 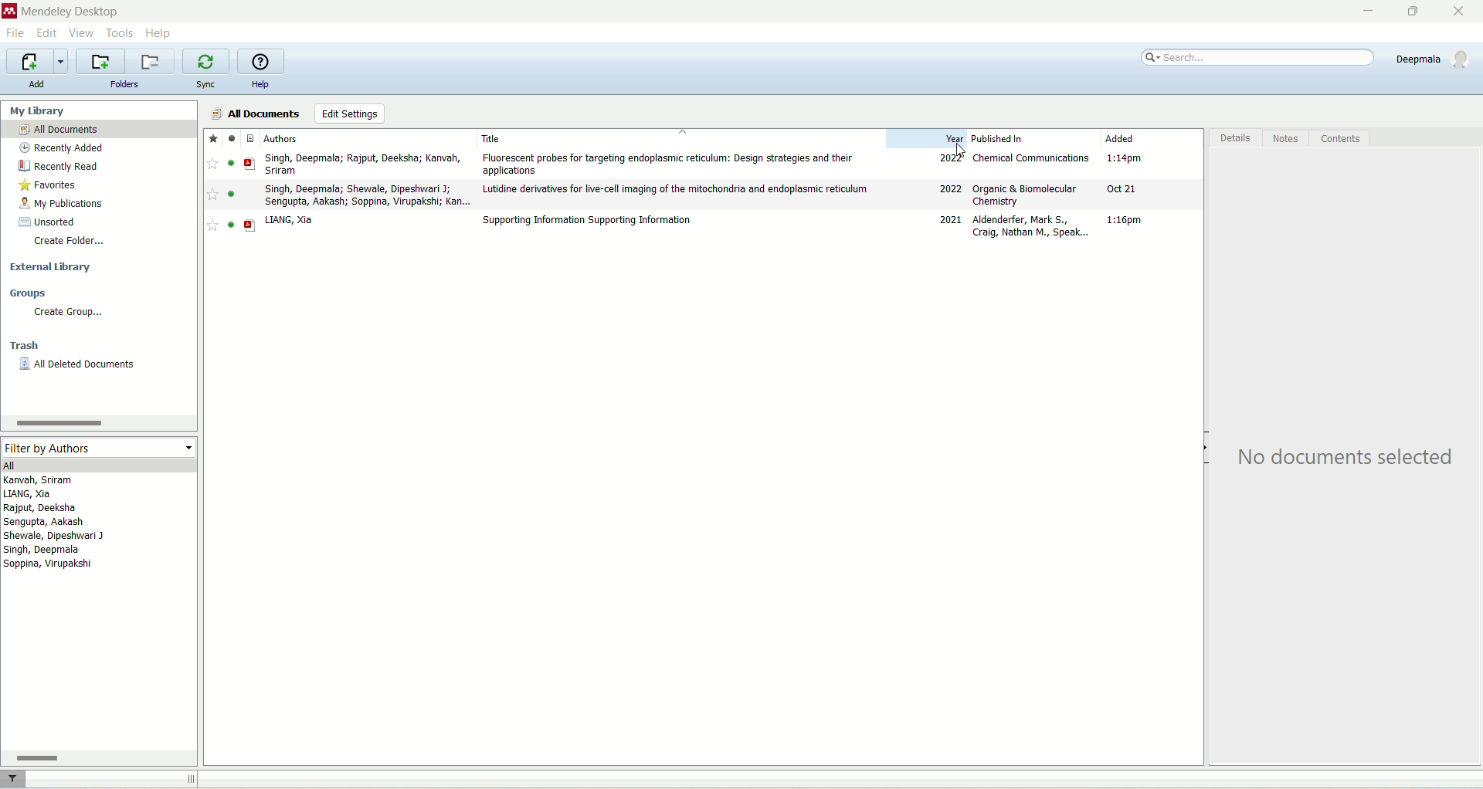 I want to click on remove current folder, so click(x=151, y=61).